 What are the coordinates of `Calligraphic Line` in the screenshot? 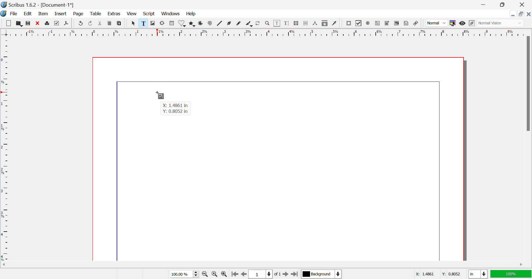 It's located at (249, 24).